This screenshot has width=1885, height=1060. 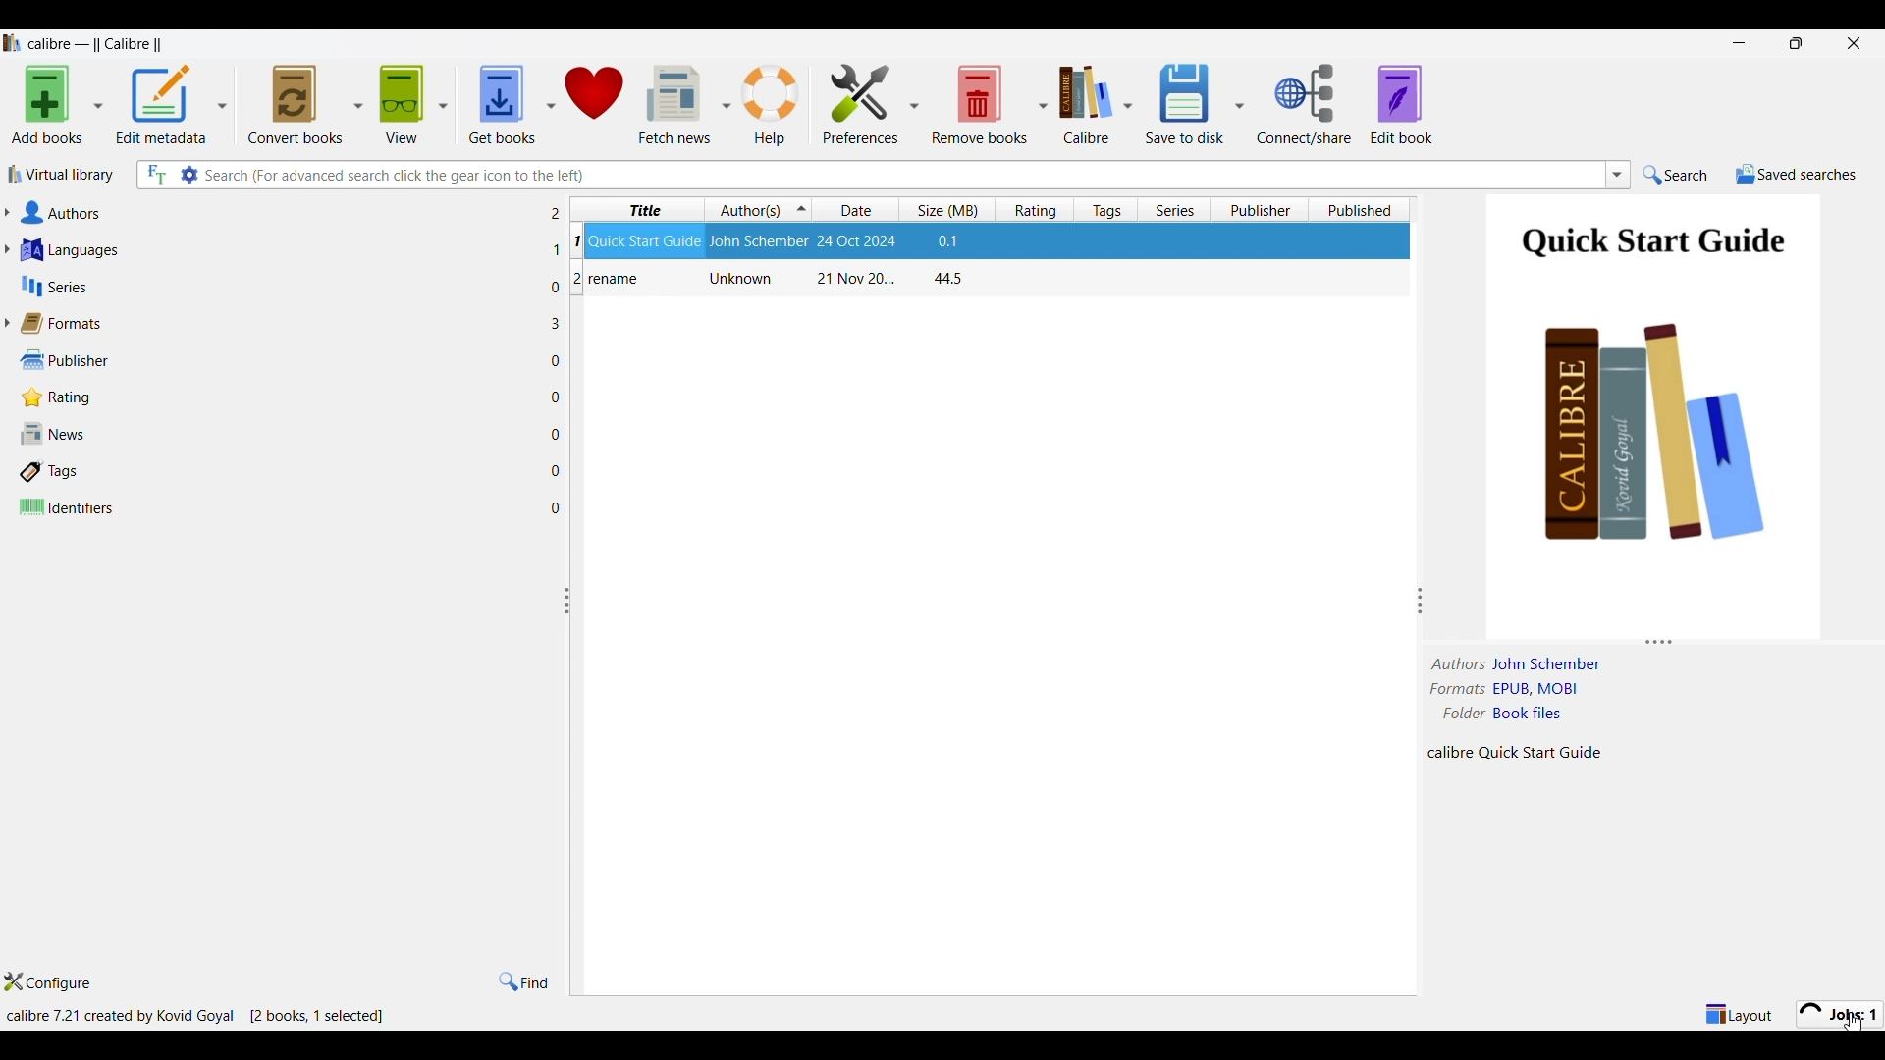 What do you see at coordinates (402, 105) in the screenshot?
I see `View` at bounding box center [402, 105].